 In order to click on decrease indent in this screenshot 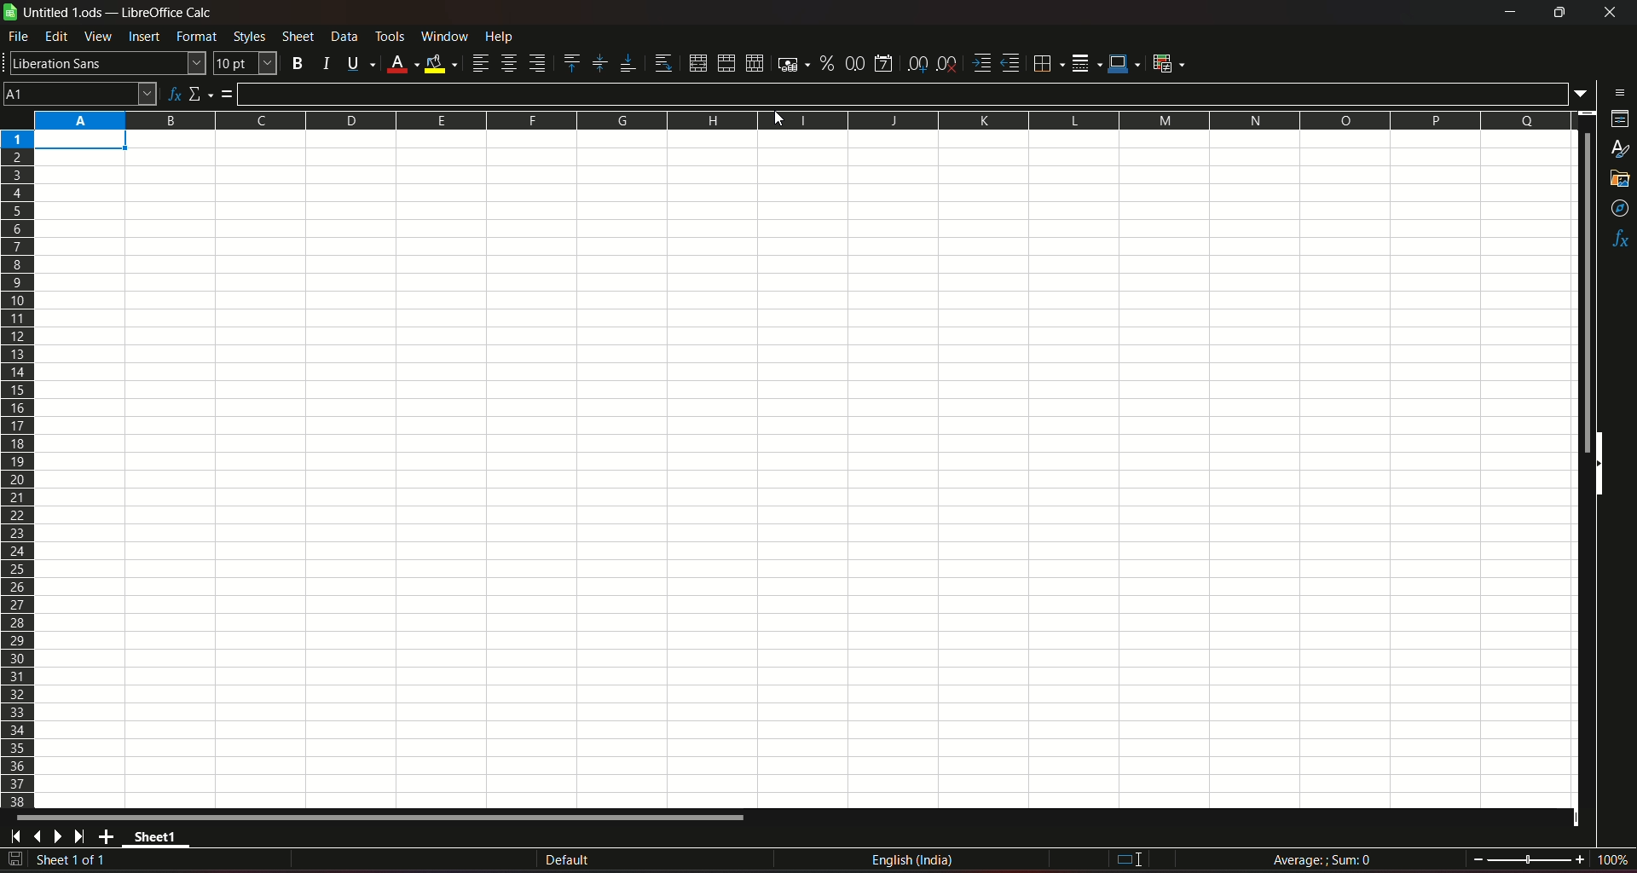, I will do `click(1011, 64)`.